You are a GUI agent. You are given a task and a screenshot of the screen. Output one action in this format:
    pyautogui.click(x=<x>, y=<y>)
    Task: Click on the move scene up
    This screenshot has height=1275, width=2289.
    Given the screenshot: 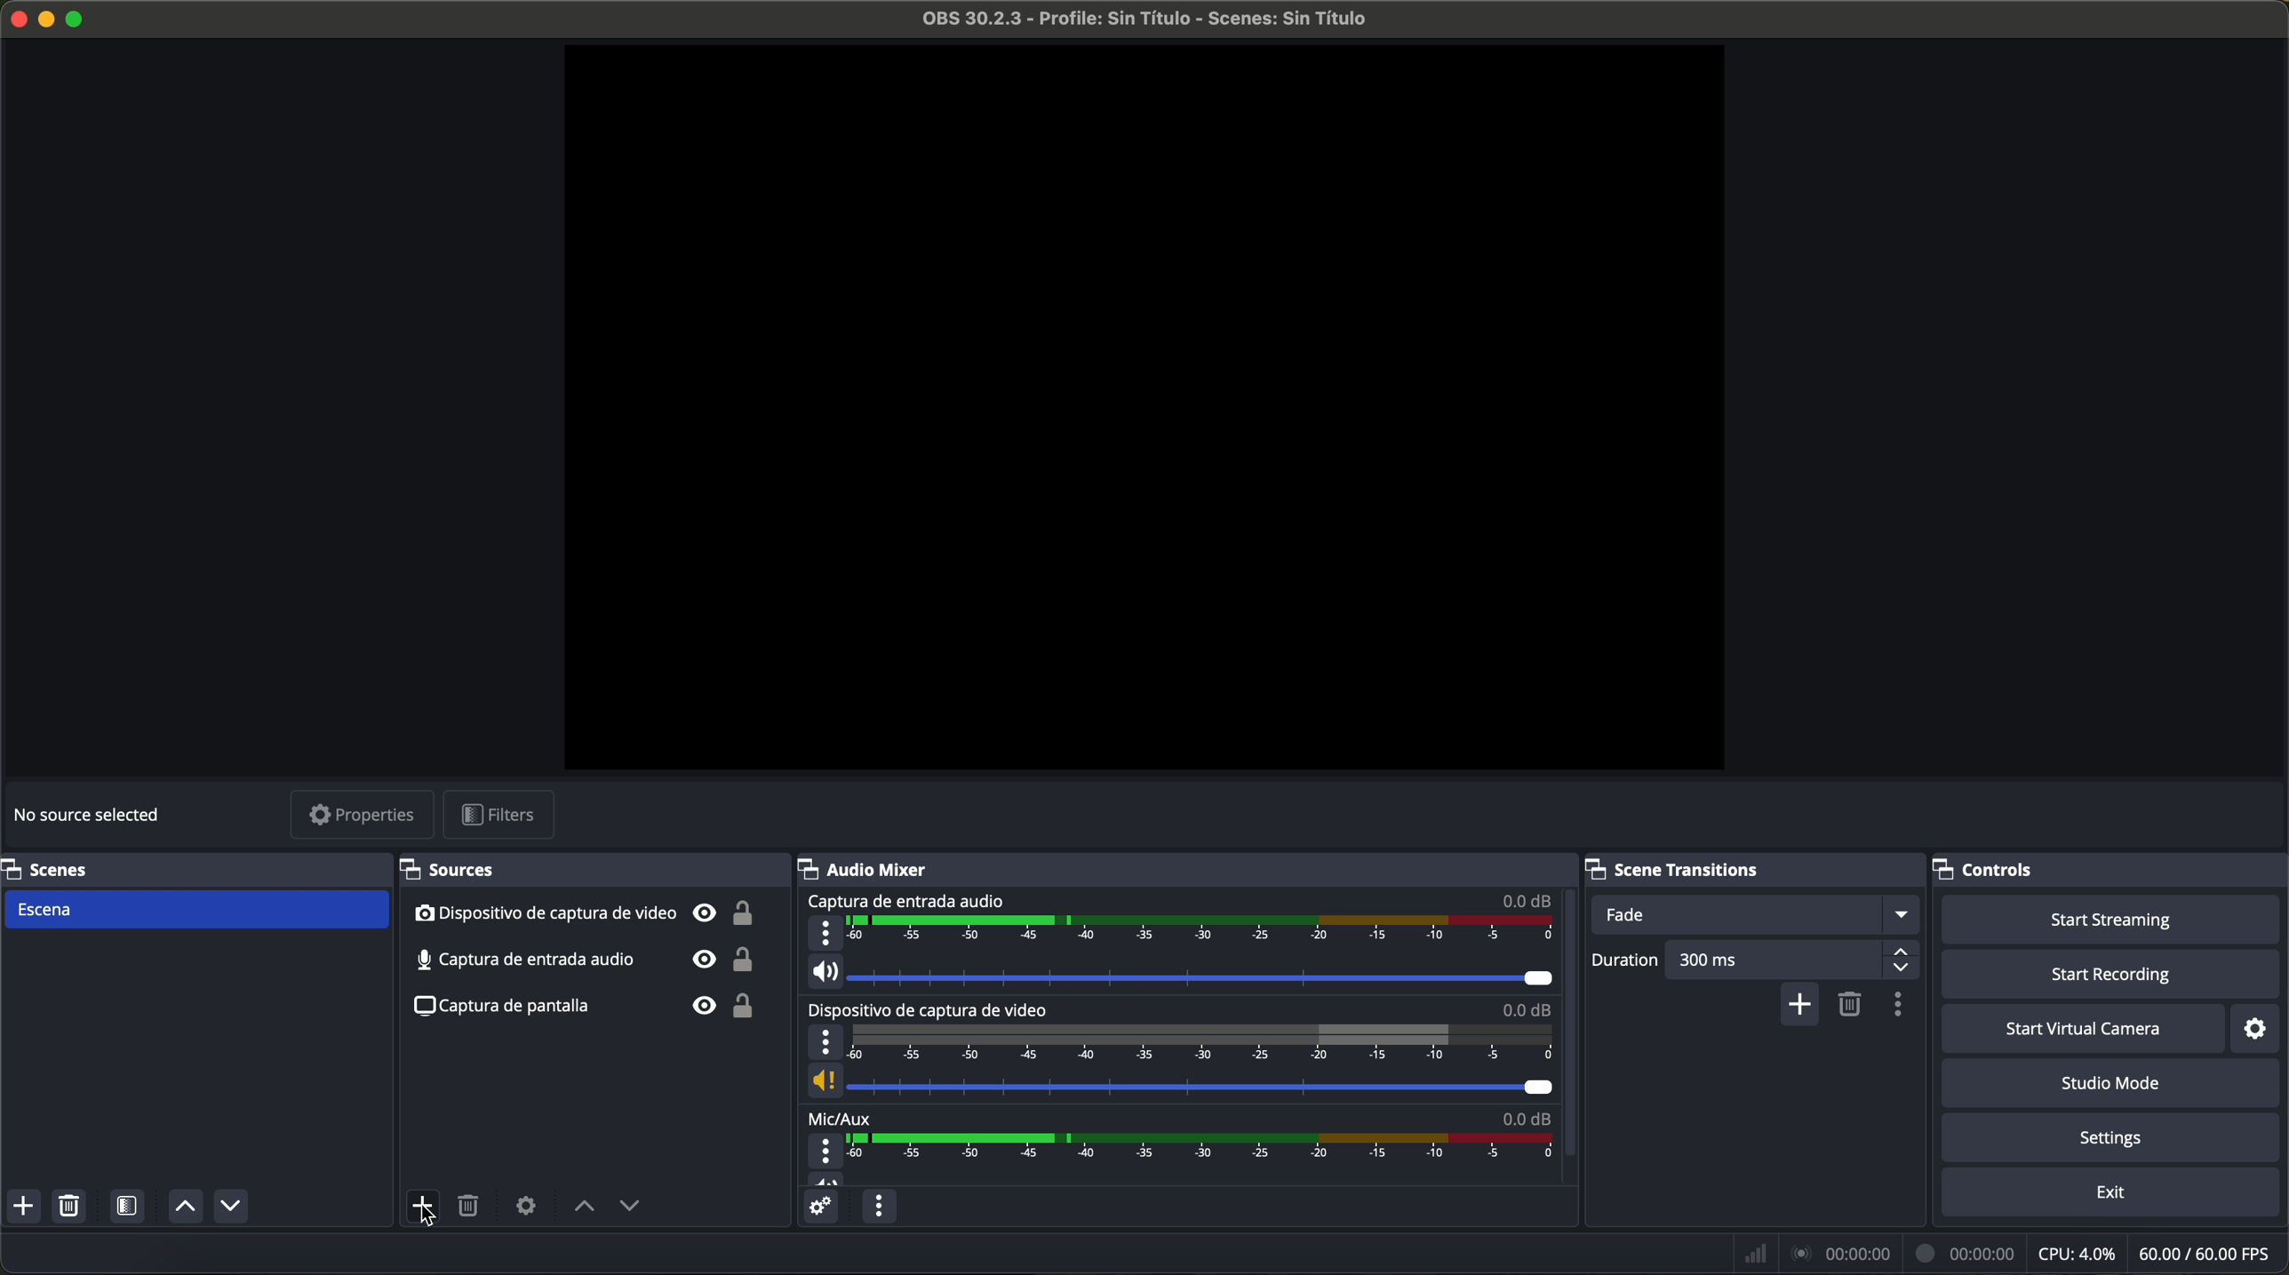 What is the action you would take?
    pyautogui.click(x=185, y=1207)
    